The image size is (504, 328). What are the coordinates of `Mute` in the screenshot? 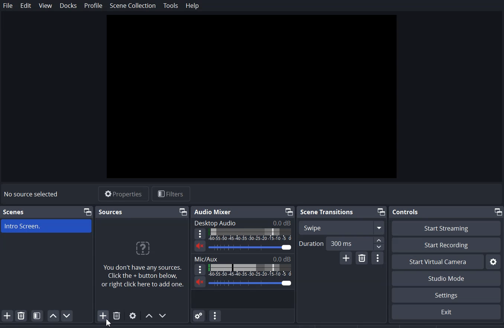 It's located at (200, 283).